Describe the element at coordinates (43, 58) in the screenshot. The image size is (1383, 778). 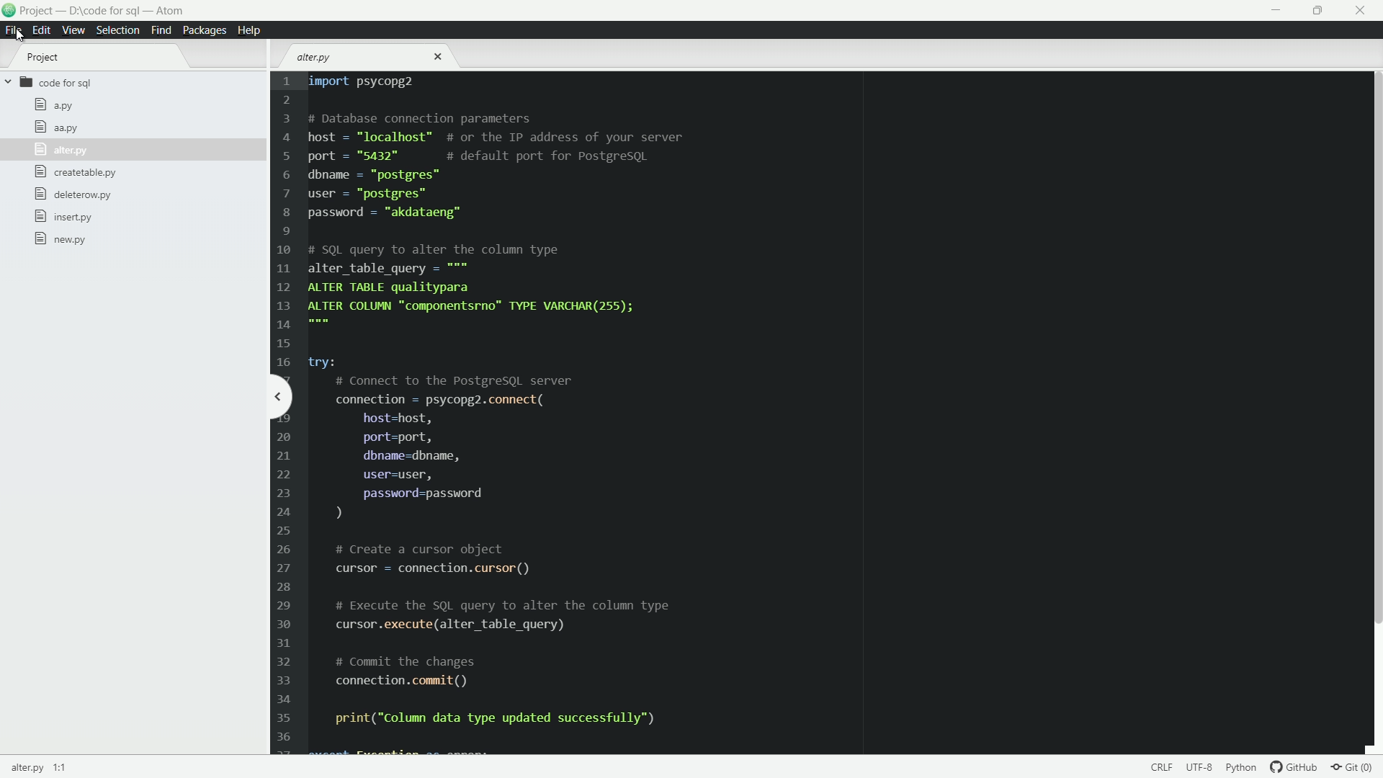
I see `project tab` at that location.